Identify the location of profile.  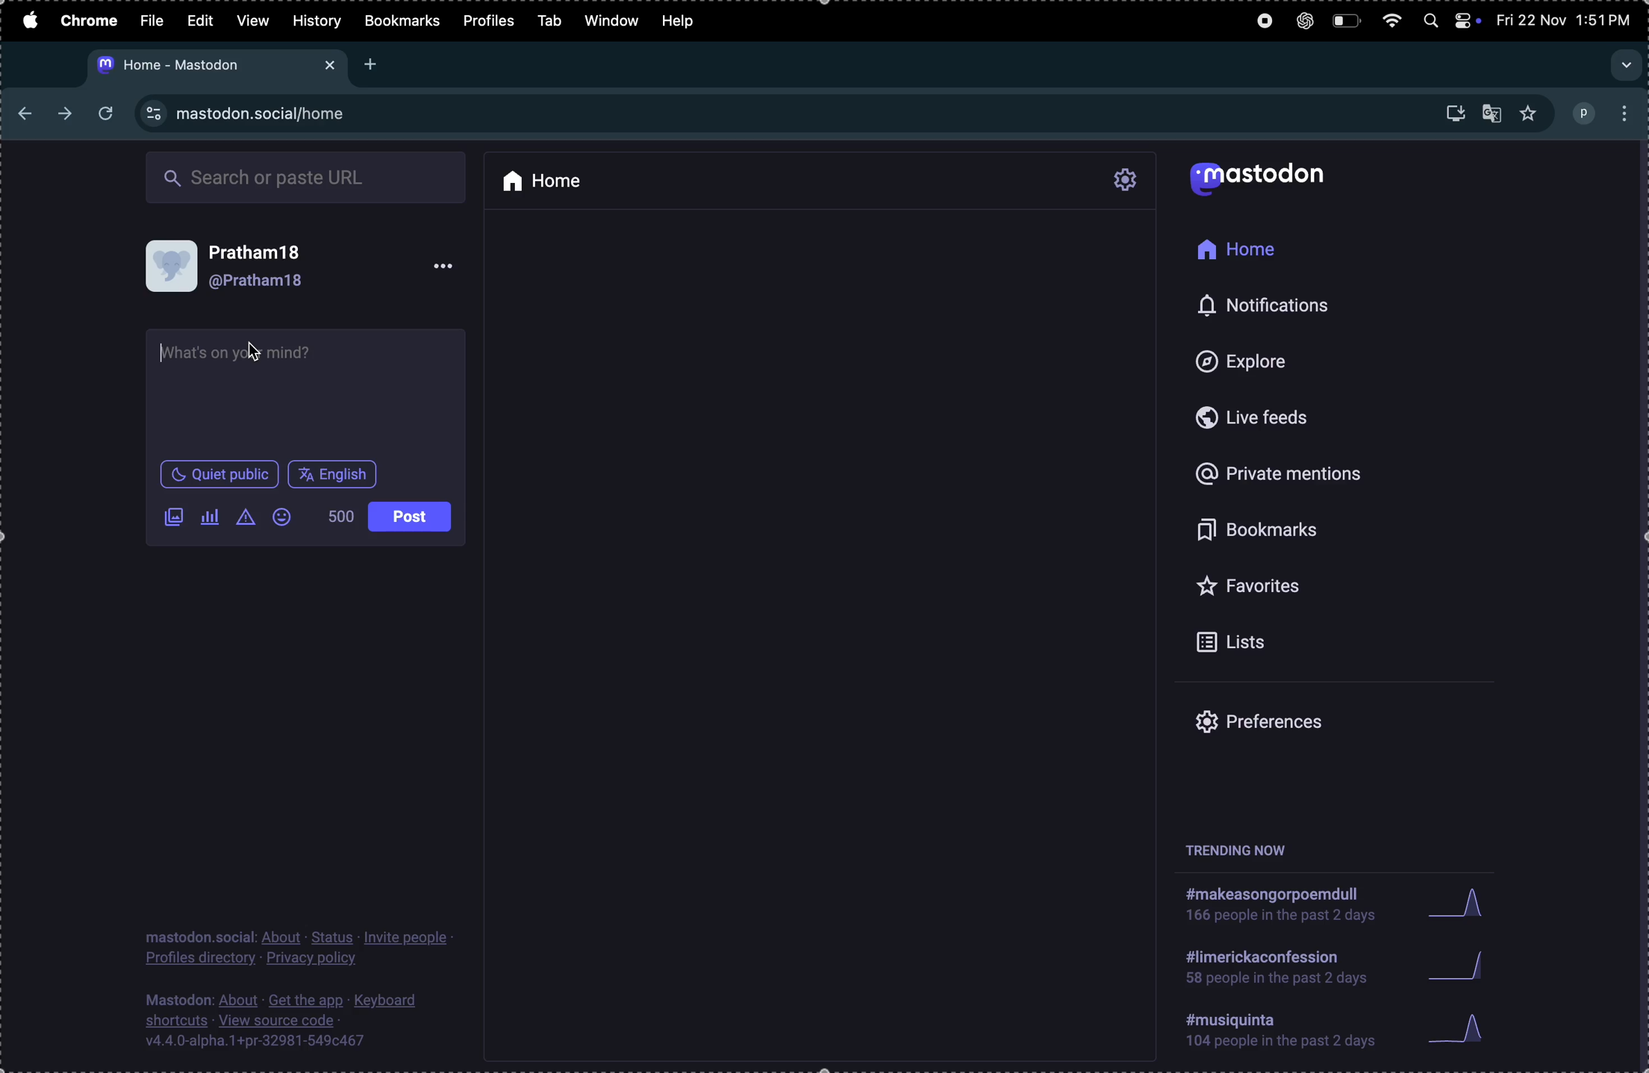
(1582, 111).